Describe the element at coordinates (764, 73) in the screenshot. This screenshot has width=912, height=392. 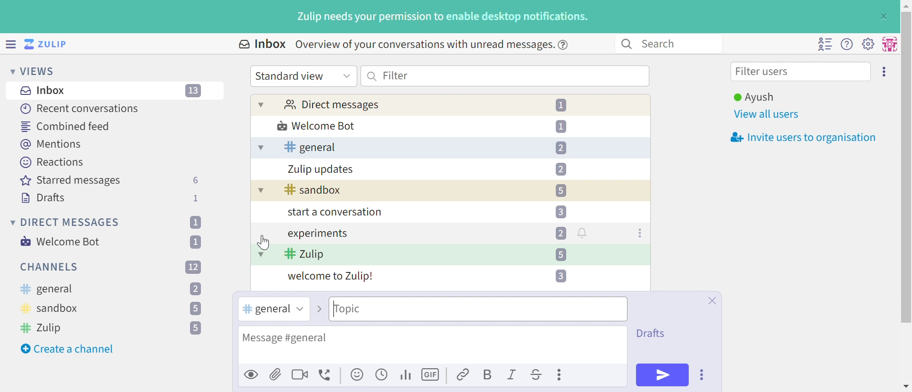
I see `Filter users` at that location.